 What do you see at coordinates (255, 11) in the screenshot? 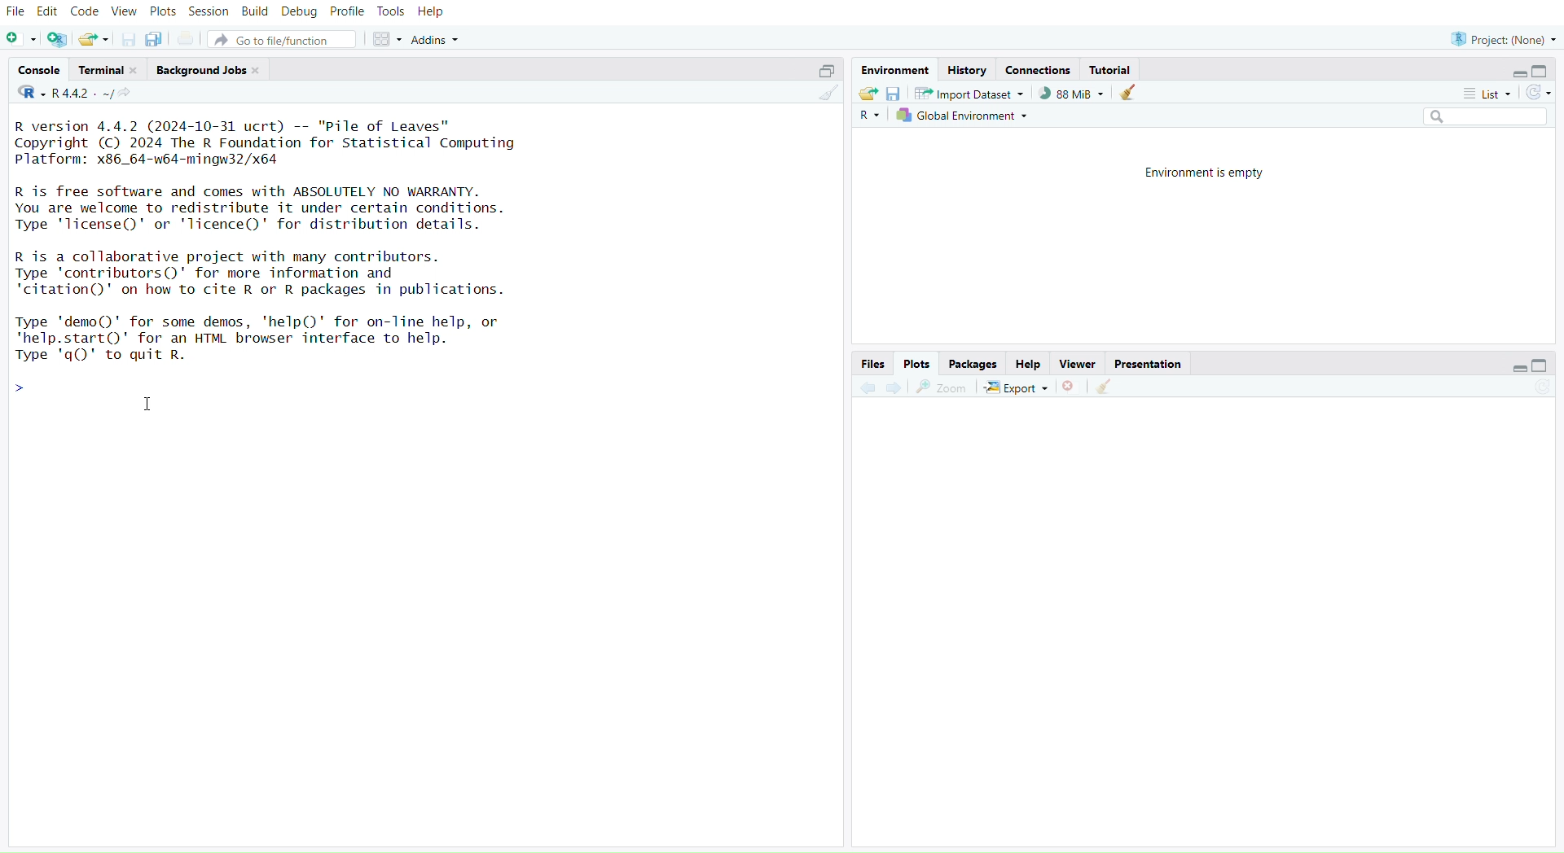
I see `build` at bounding box center [255, 11].